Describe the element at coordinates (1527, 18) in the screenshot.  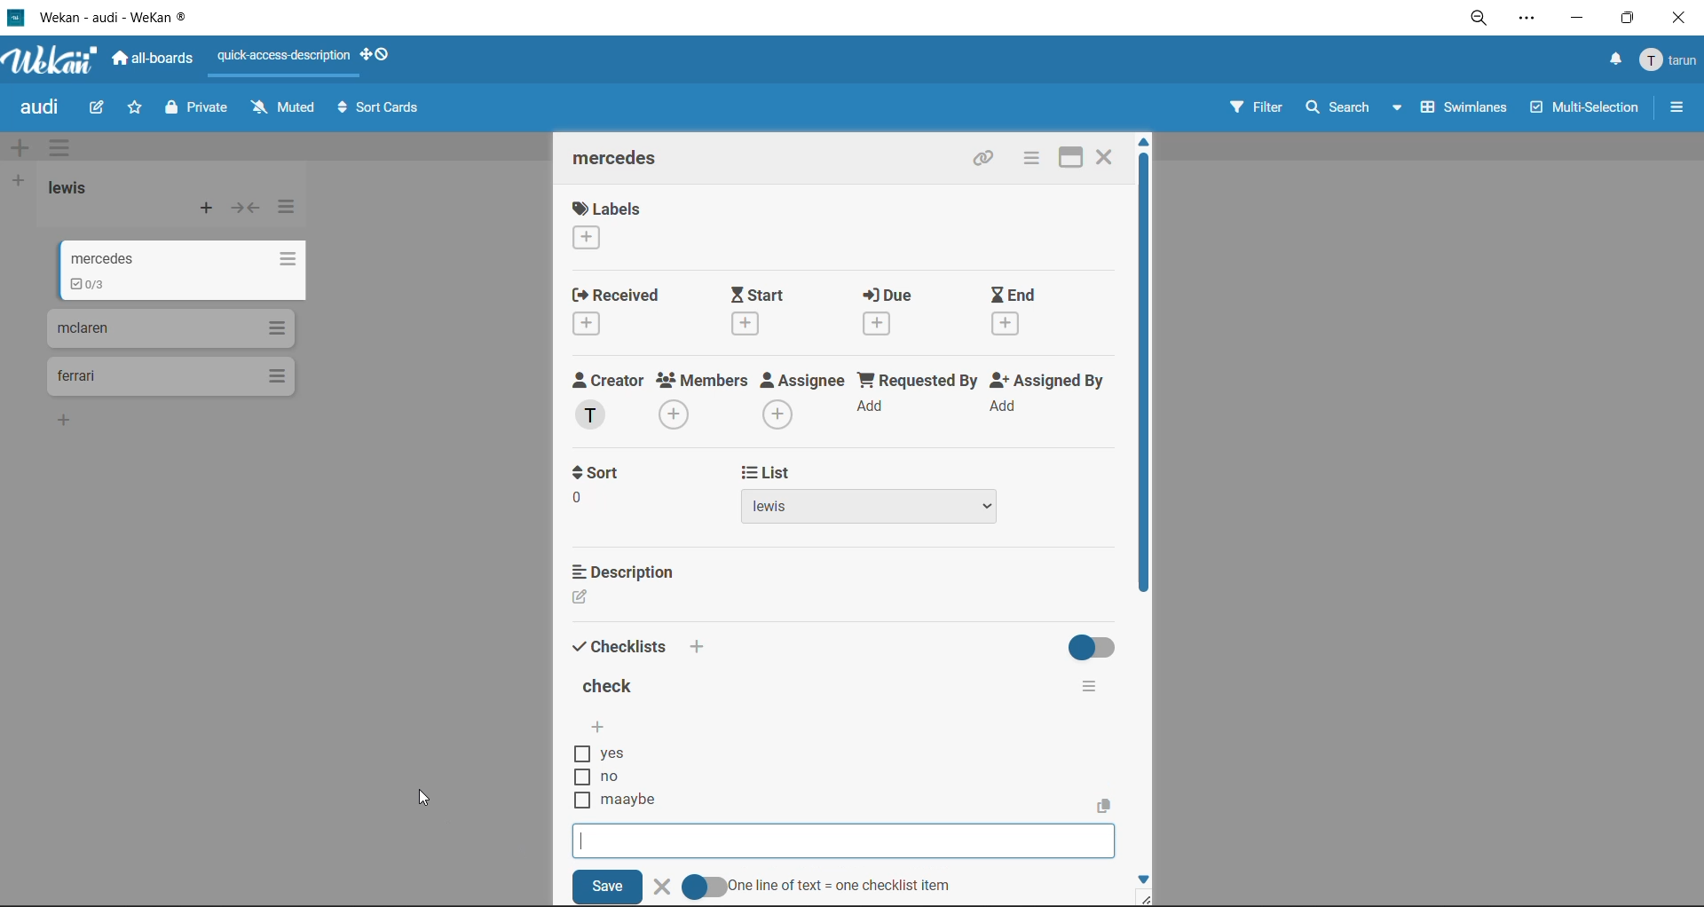
I see `settings` at that location.